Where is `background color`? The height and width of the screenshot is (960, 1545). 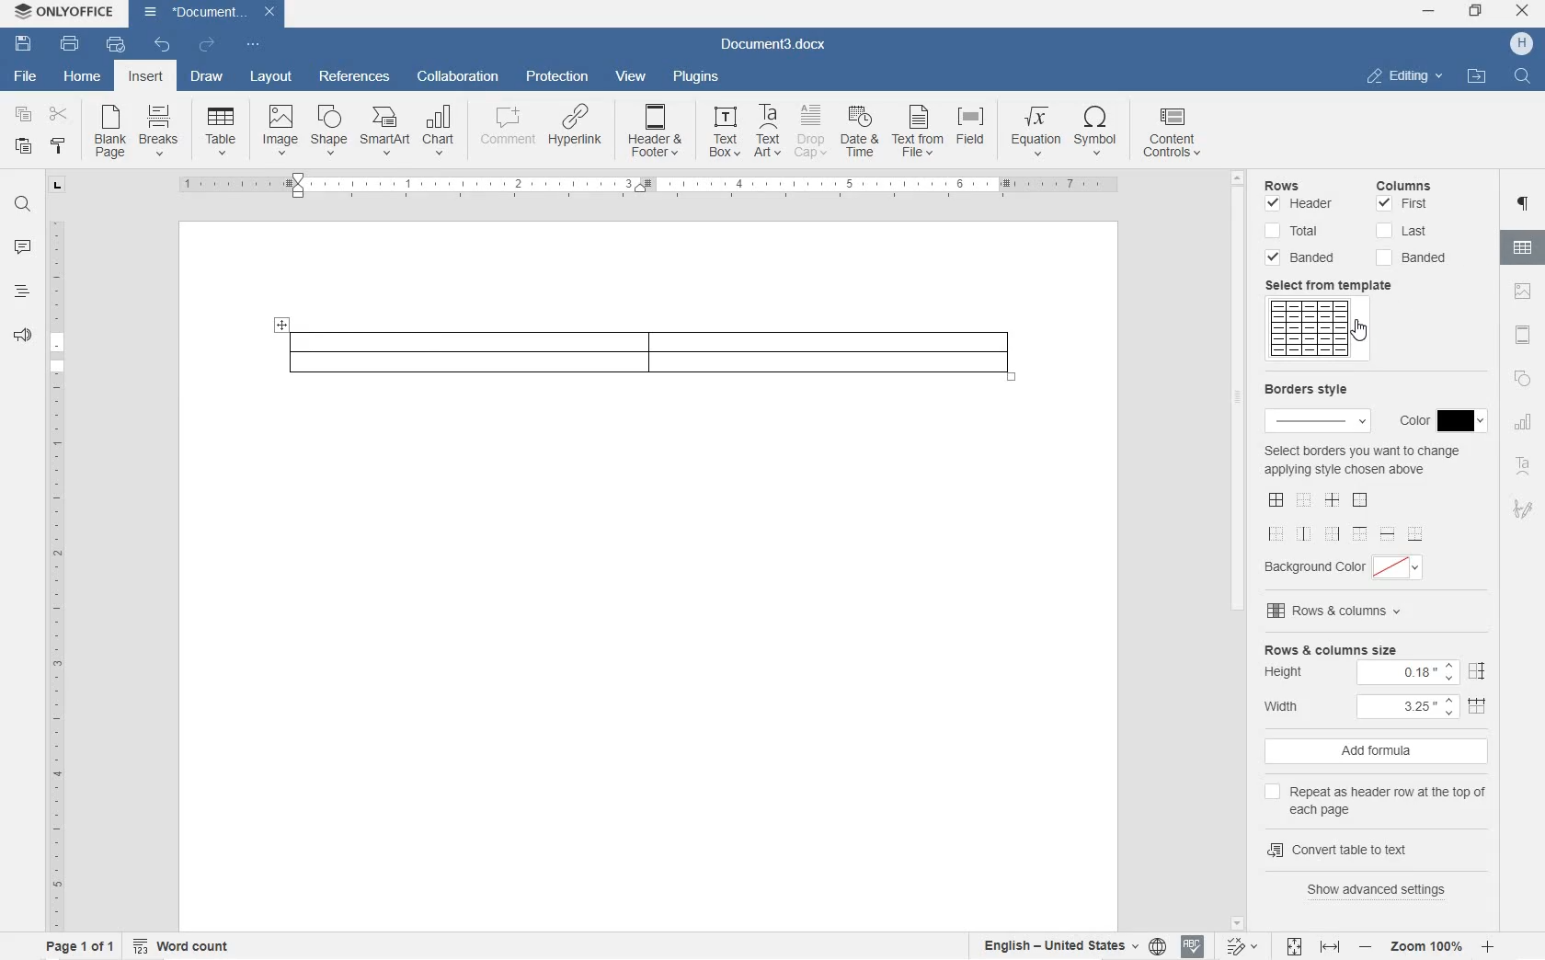
background color is located at coordinates (1352, 566).